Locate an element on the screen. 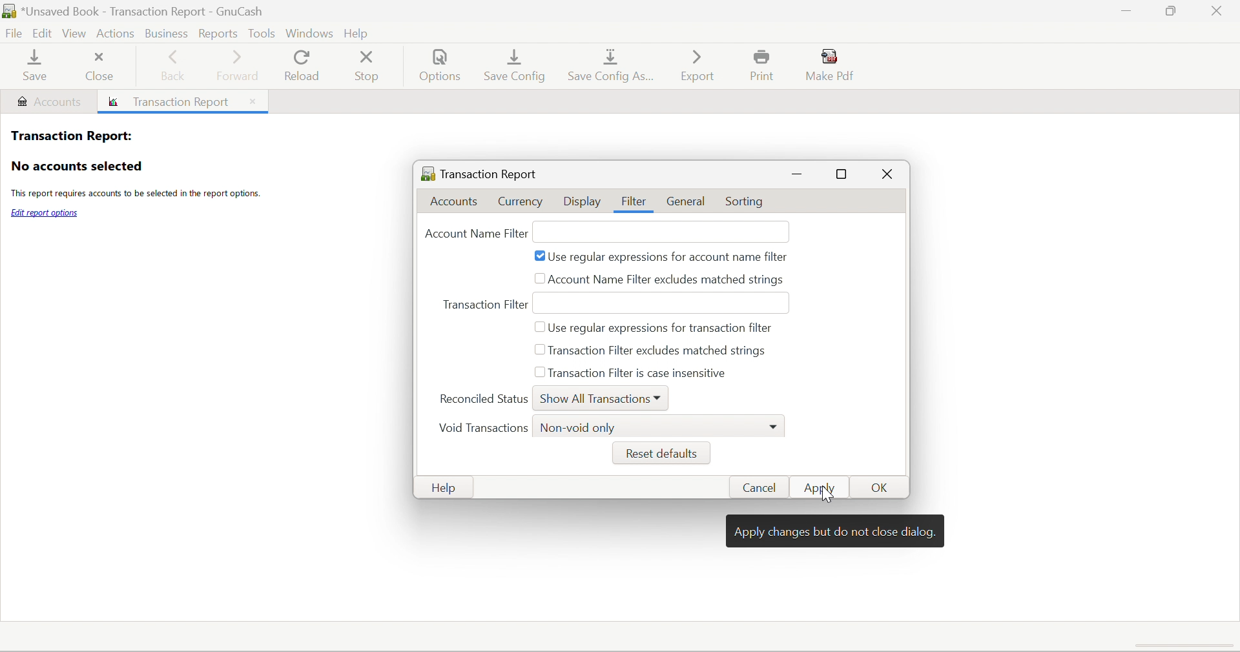 The width and height of the screenshot is (1240, 652). Transaction filter is case insensitive is located at coordinates (637, 372).